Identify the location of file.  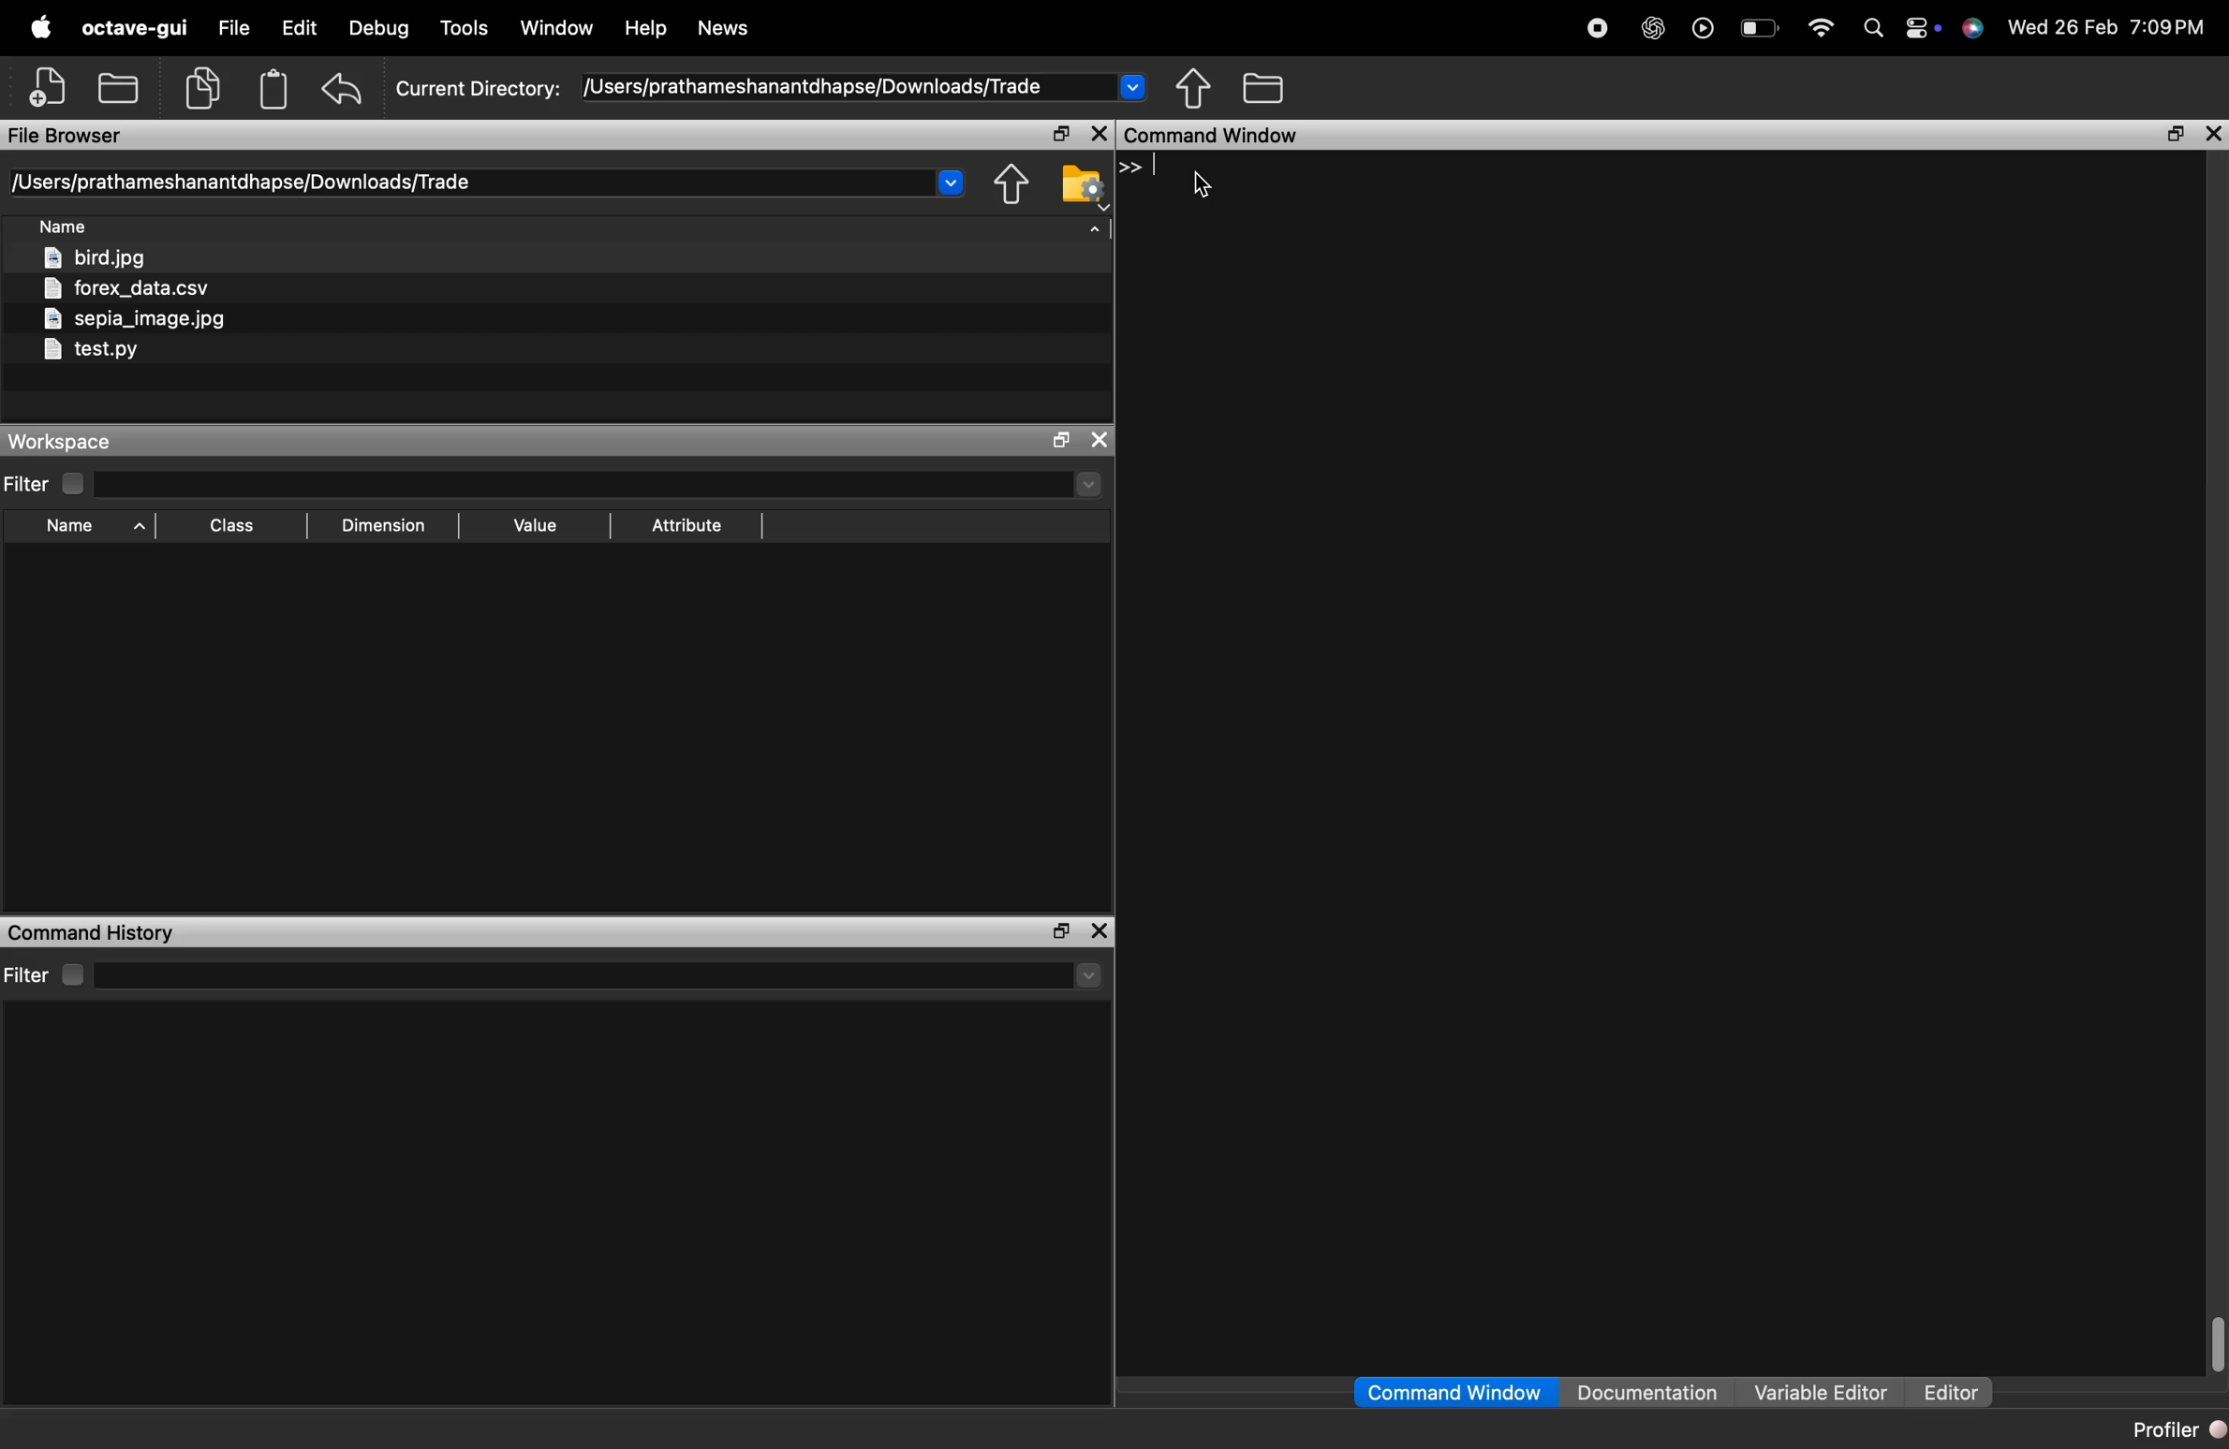
(239, 29).